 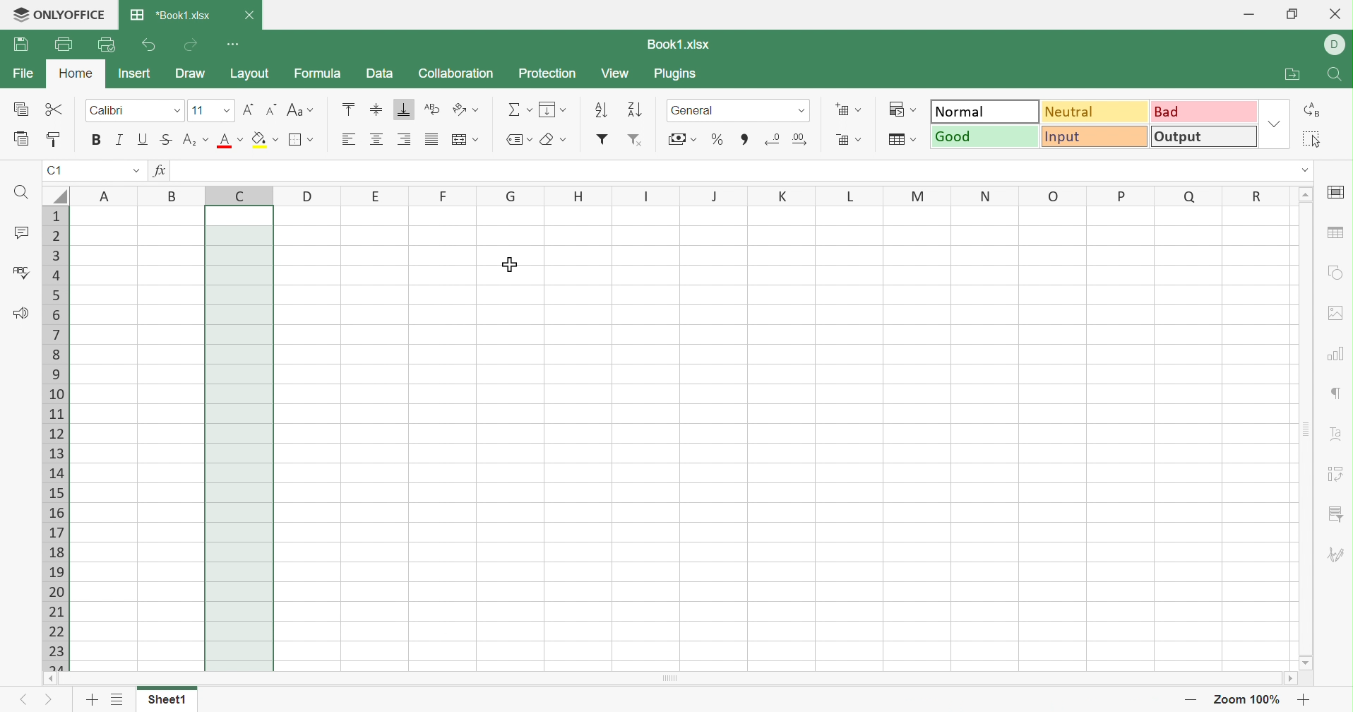 What do you see at coordinates (90, 700) in the screenshot?
I see `Add Sheet` at bounding box center [90, 700].